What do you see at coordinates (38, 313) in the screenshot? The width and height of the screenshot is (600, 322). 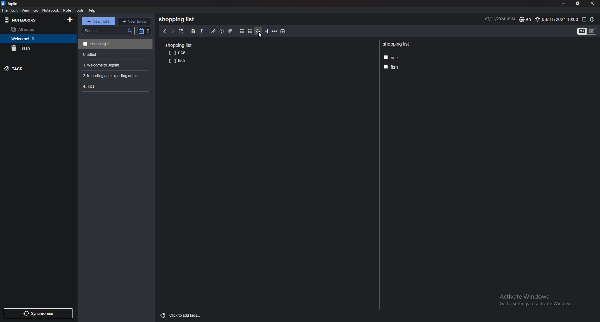 I see `synchronize` at bounding box center [38, 313].